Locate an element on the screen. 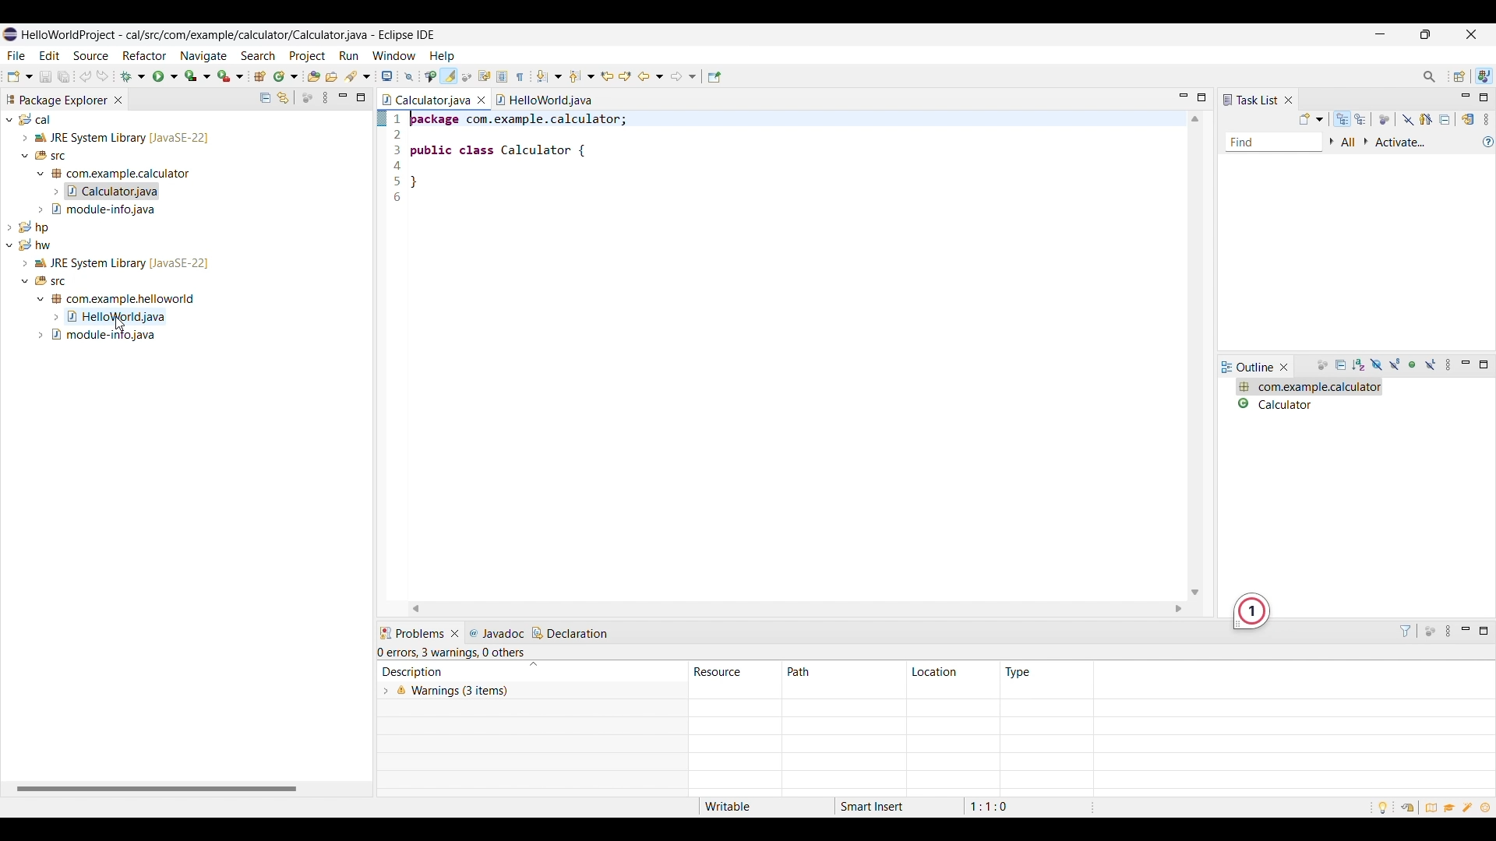 The width and height of the screenshot is (1496, 841). Maximize is located at coordinates (1201, 97).